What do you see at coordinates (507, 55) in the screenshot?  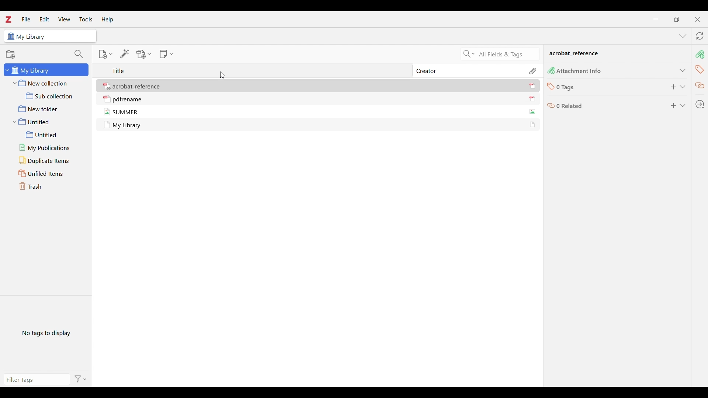 I see `Selected search criteria` at bounding box center [507, 55].